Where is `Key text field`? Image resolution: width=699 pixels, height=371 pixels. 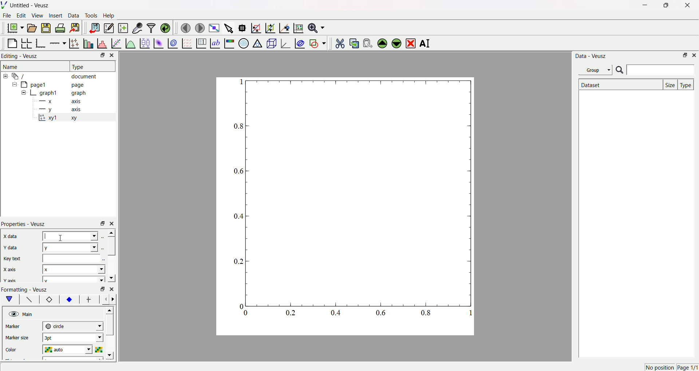
Key text field is located at coordinates (72, 258).